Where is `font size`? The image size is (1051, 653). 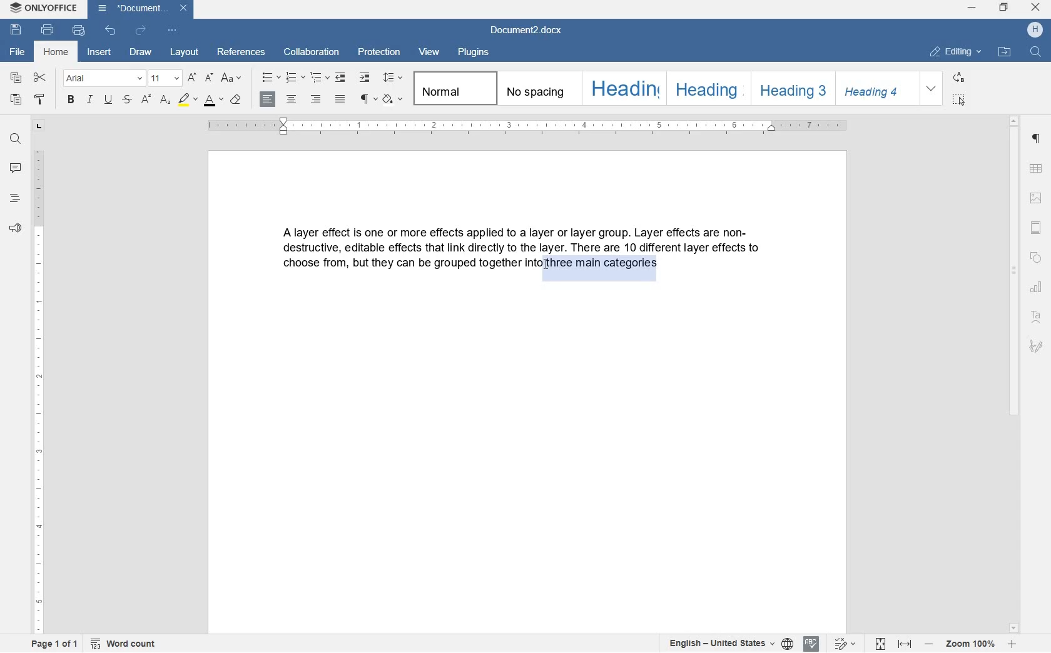 font size is located at coordinates (164, 78).